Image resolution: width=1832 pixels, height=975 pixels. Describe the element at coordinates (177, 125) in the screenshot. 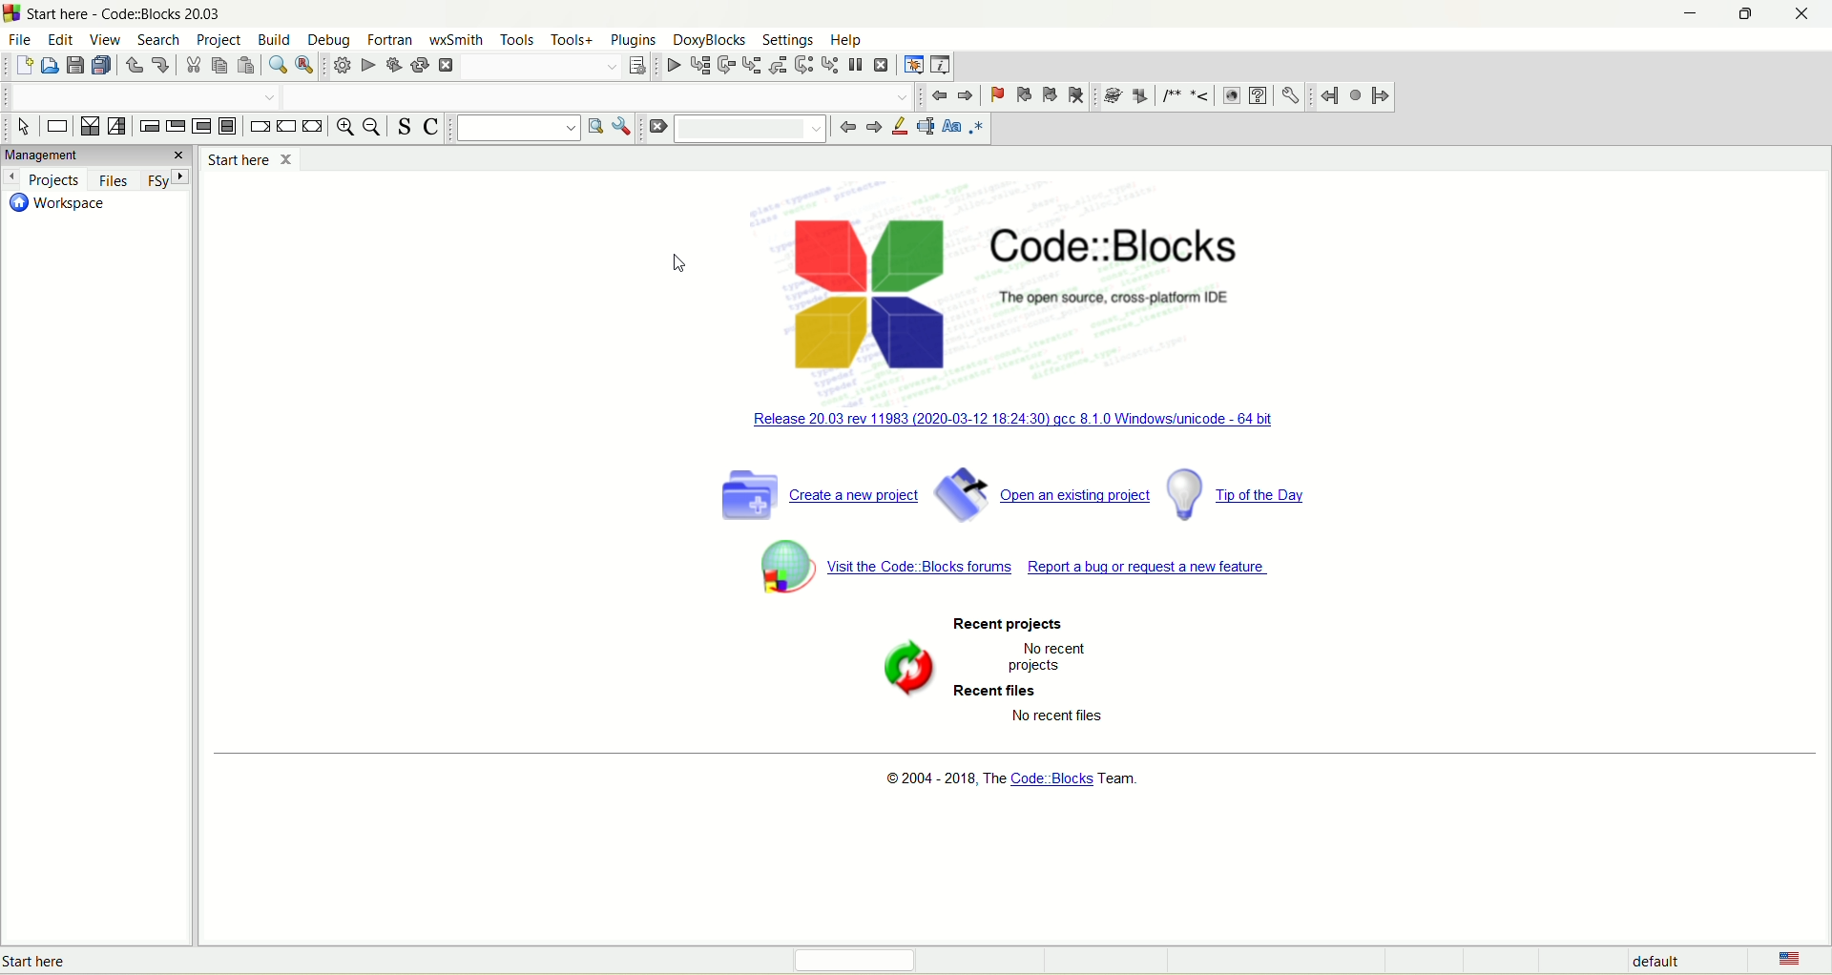

I see `exit condition loop` at that location.